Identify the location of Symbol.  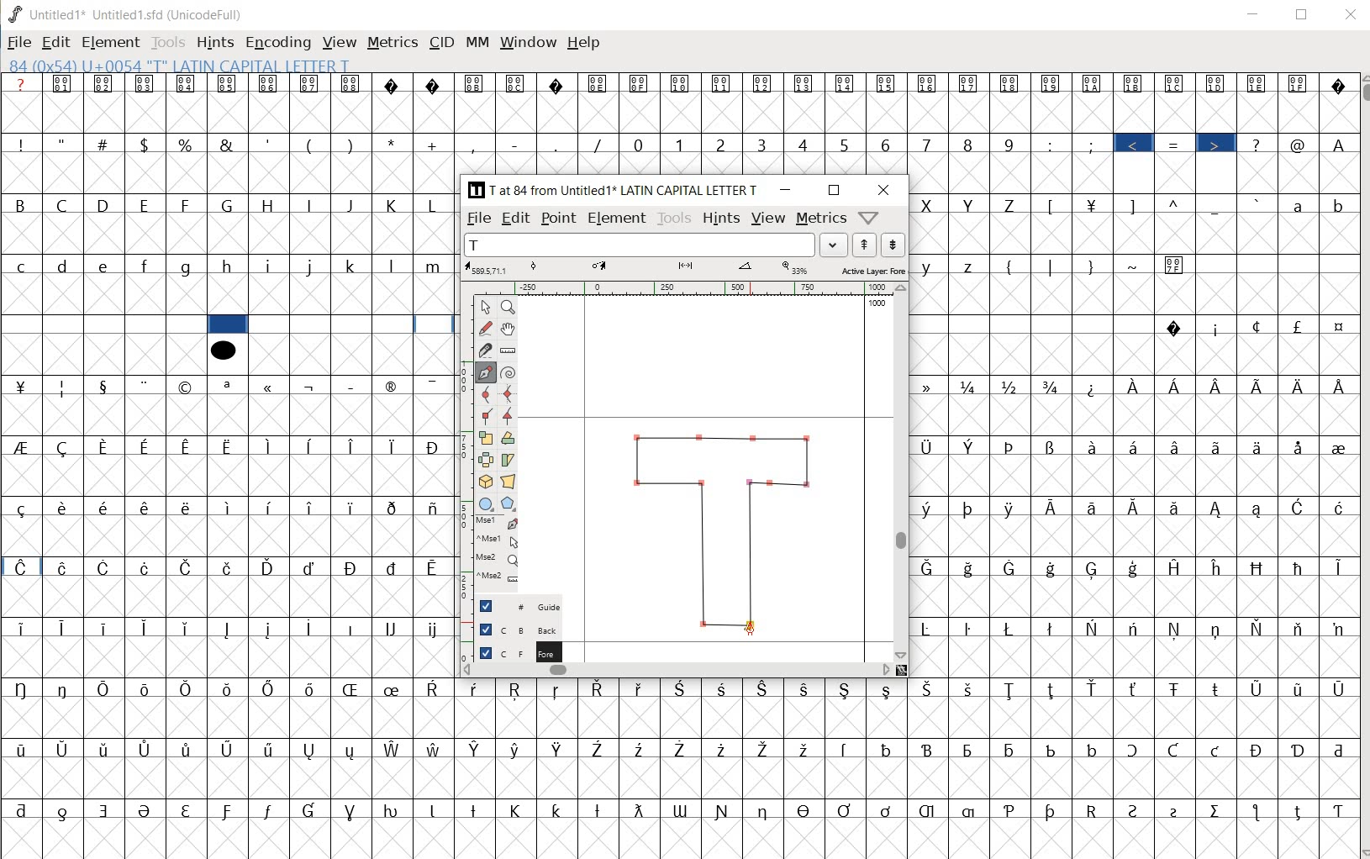
(230, 690).